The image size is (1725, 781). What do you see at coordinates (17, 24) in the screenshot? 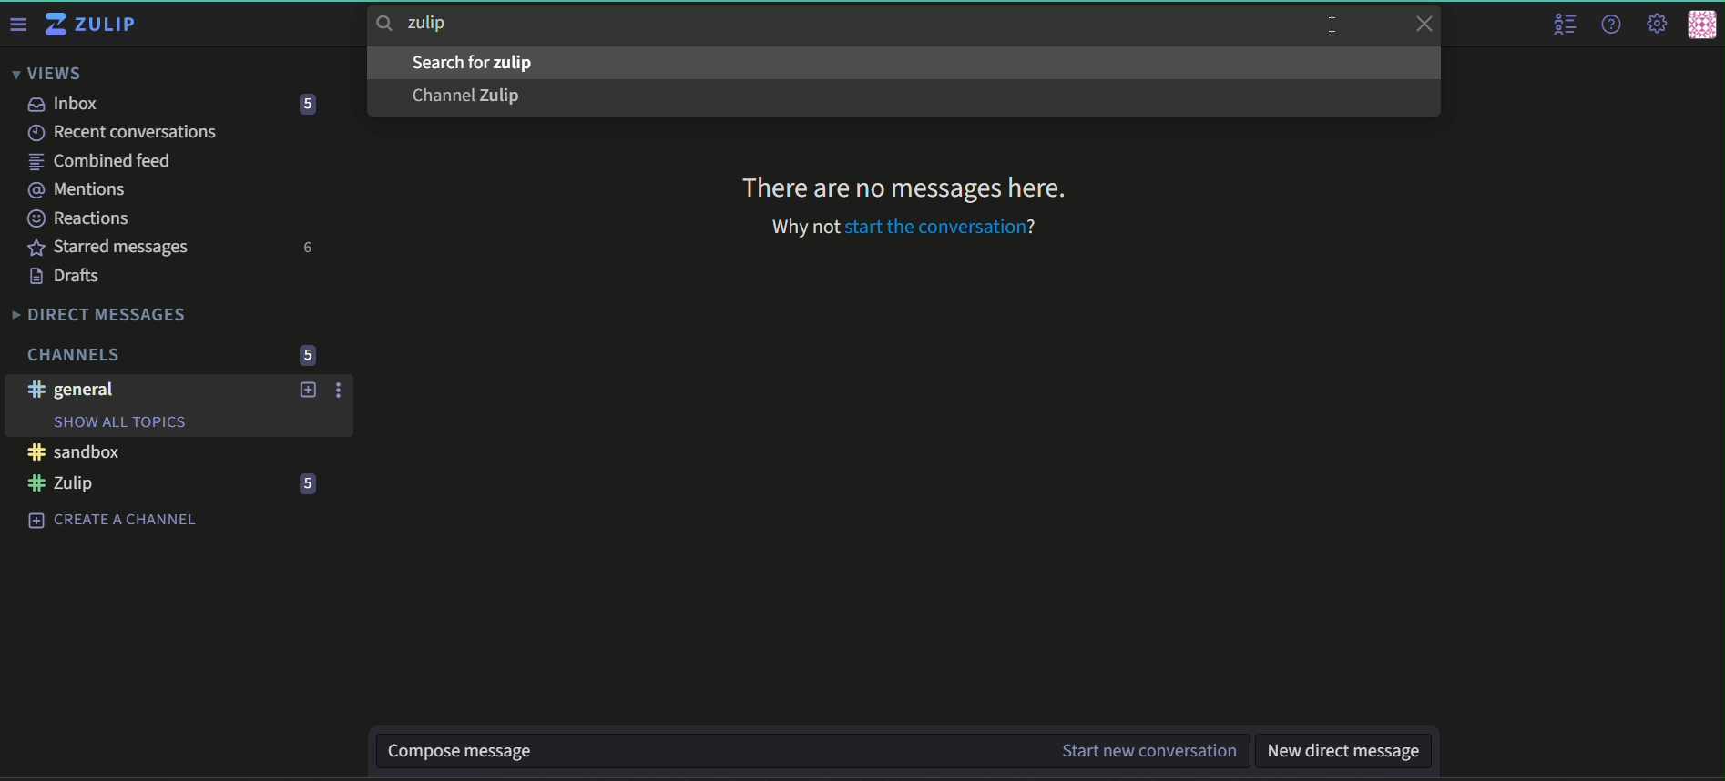
I see `Menu` at bounding box center [17, 24].